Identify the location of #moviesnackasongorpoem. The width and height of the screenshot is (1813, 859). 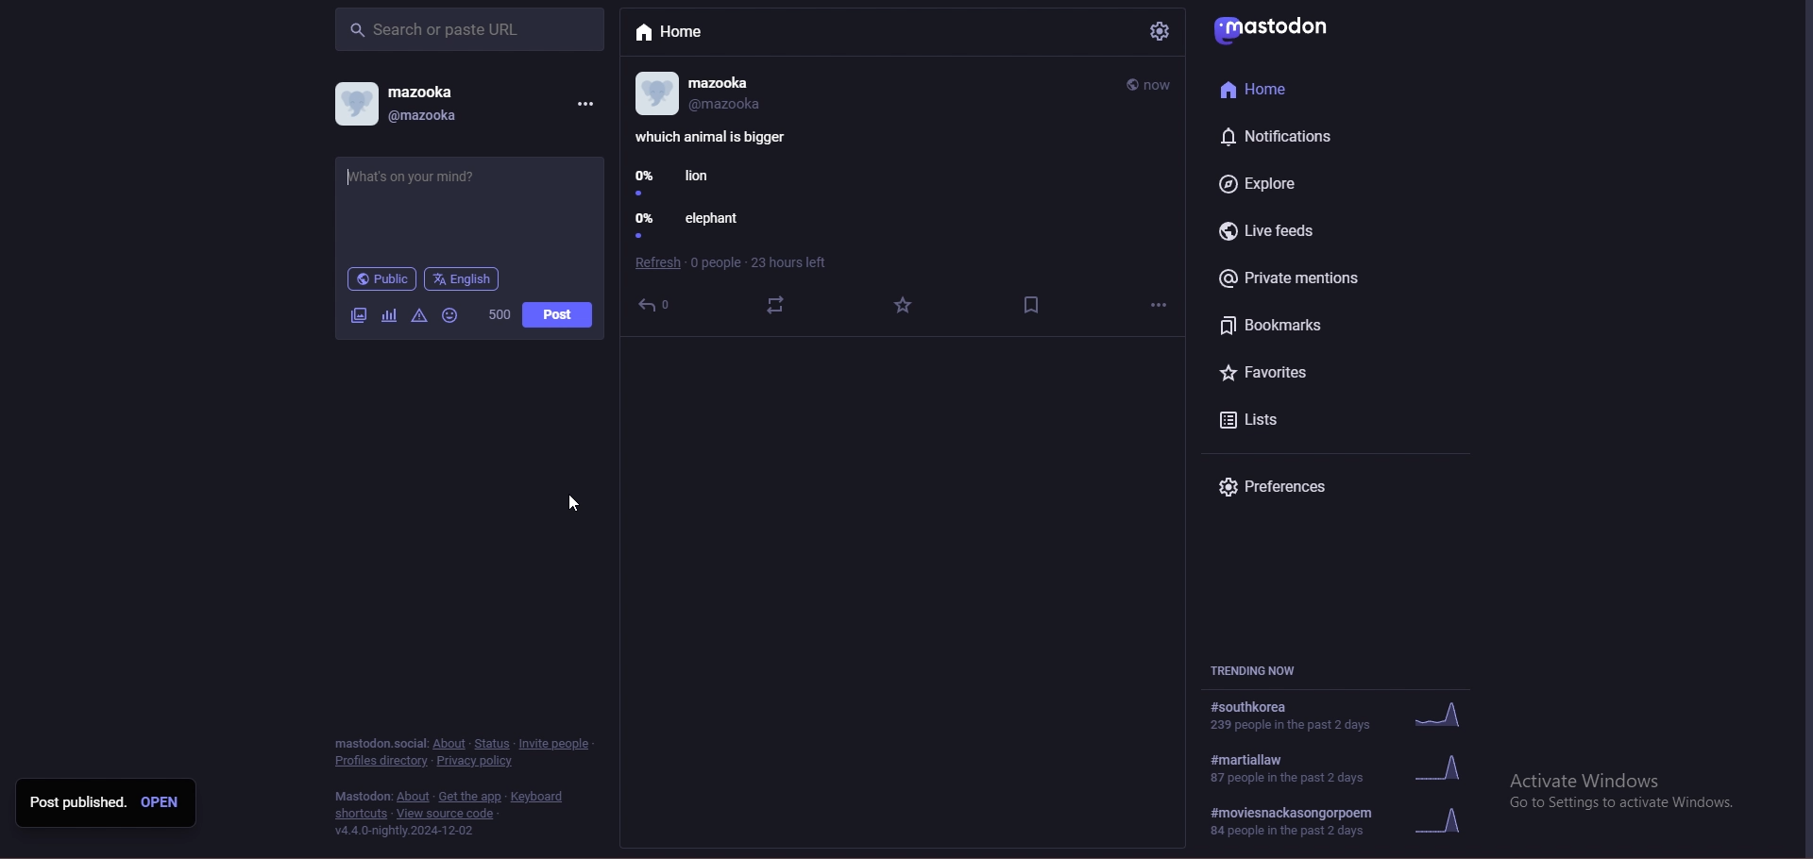
(1347, 822).